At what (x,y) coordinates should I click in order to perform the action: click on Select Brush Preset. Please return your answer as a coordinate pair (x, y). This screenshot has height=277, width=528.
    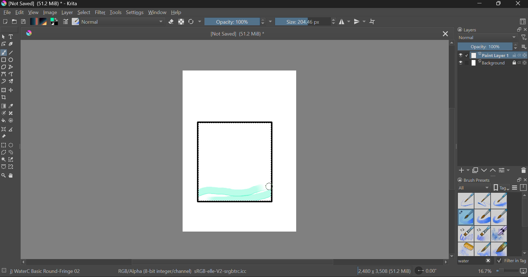
    Looking at the image, I should click on (76, 22).